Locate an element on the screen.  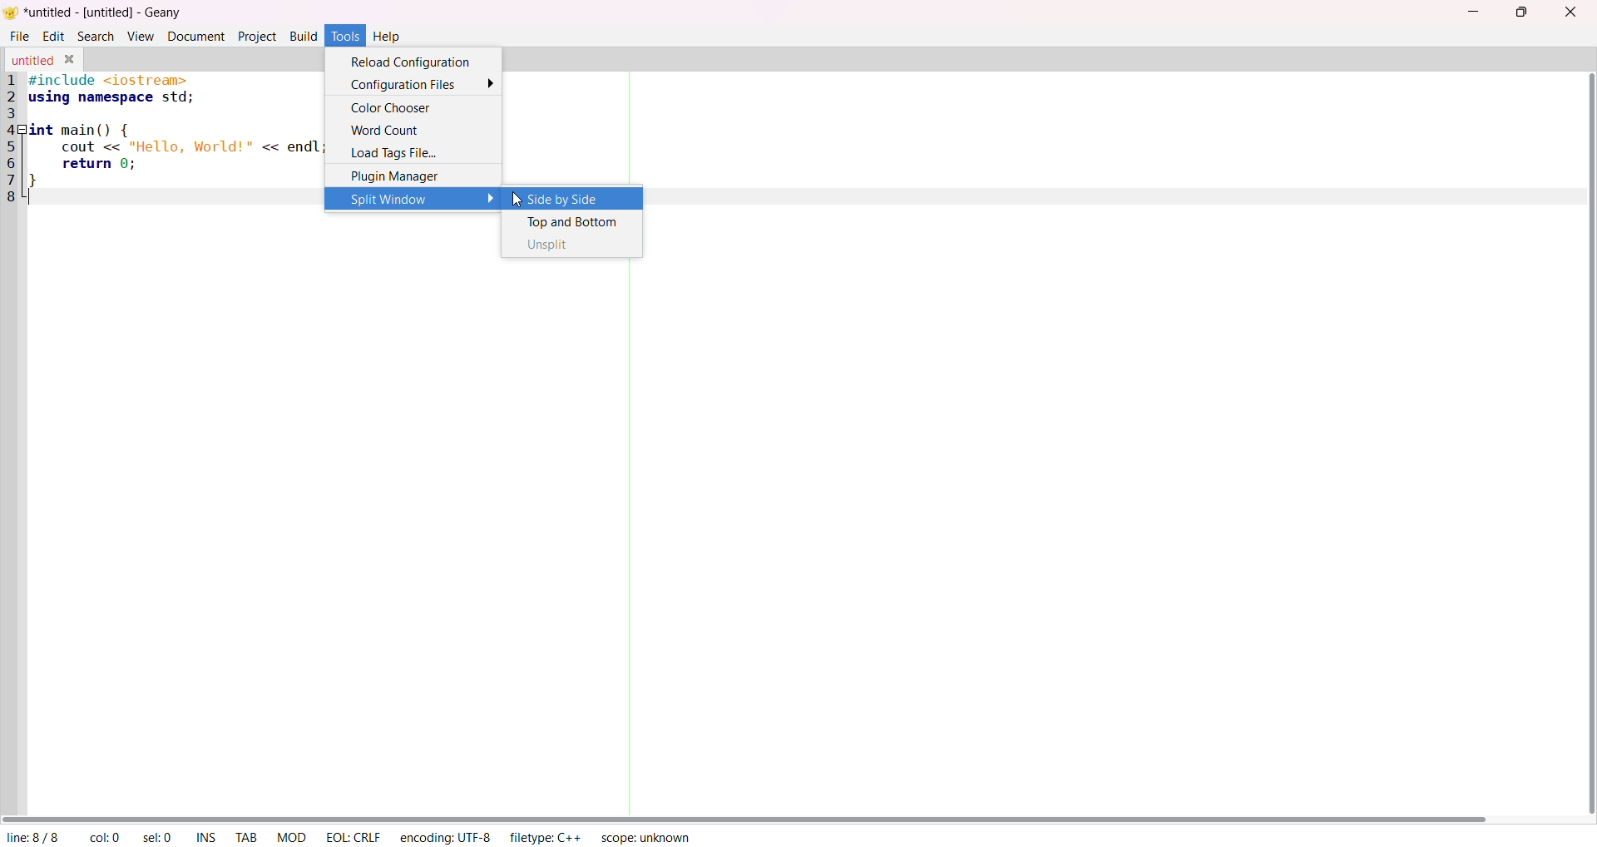
line: 8/8 is located at coordinates (34, 837).